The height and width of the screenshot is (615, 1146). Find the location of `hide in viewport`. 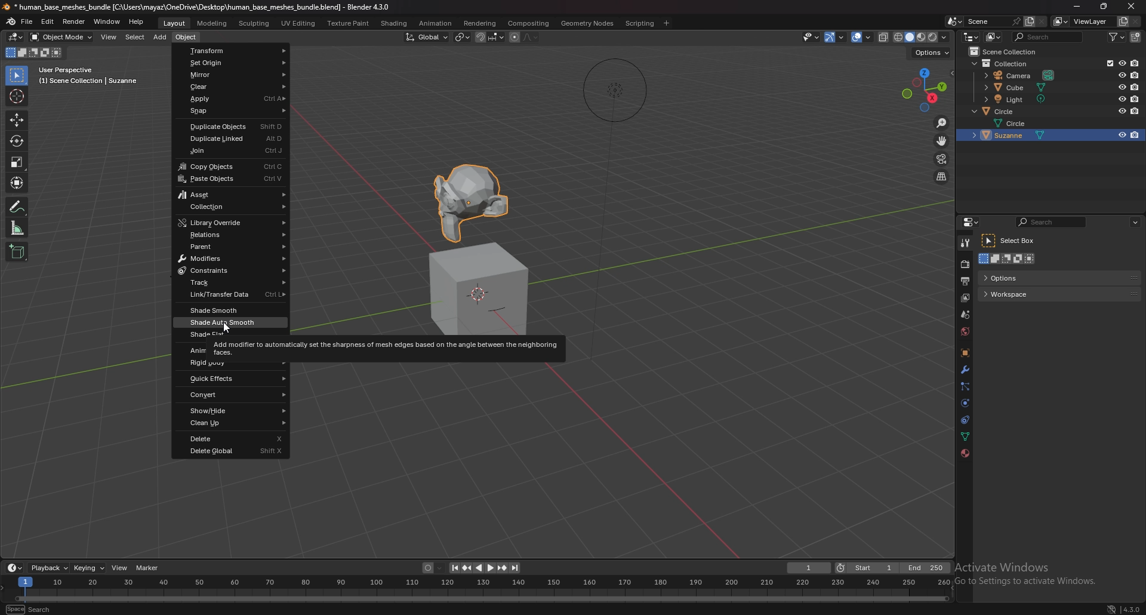

hide in viewport is located at coordinates (1121, 99).